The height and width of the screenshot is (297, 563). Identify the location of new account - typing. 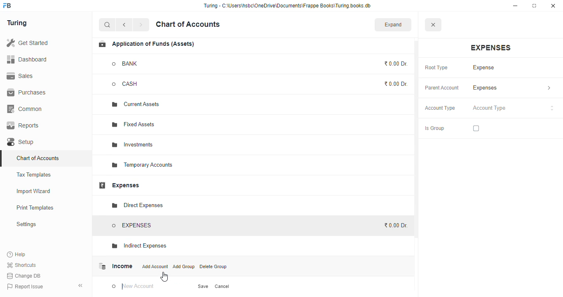
(133, 286).